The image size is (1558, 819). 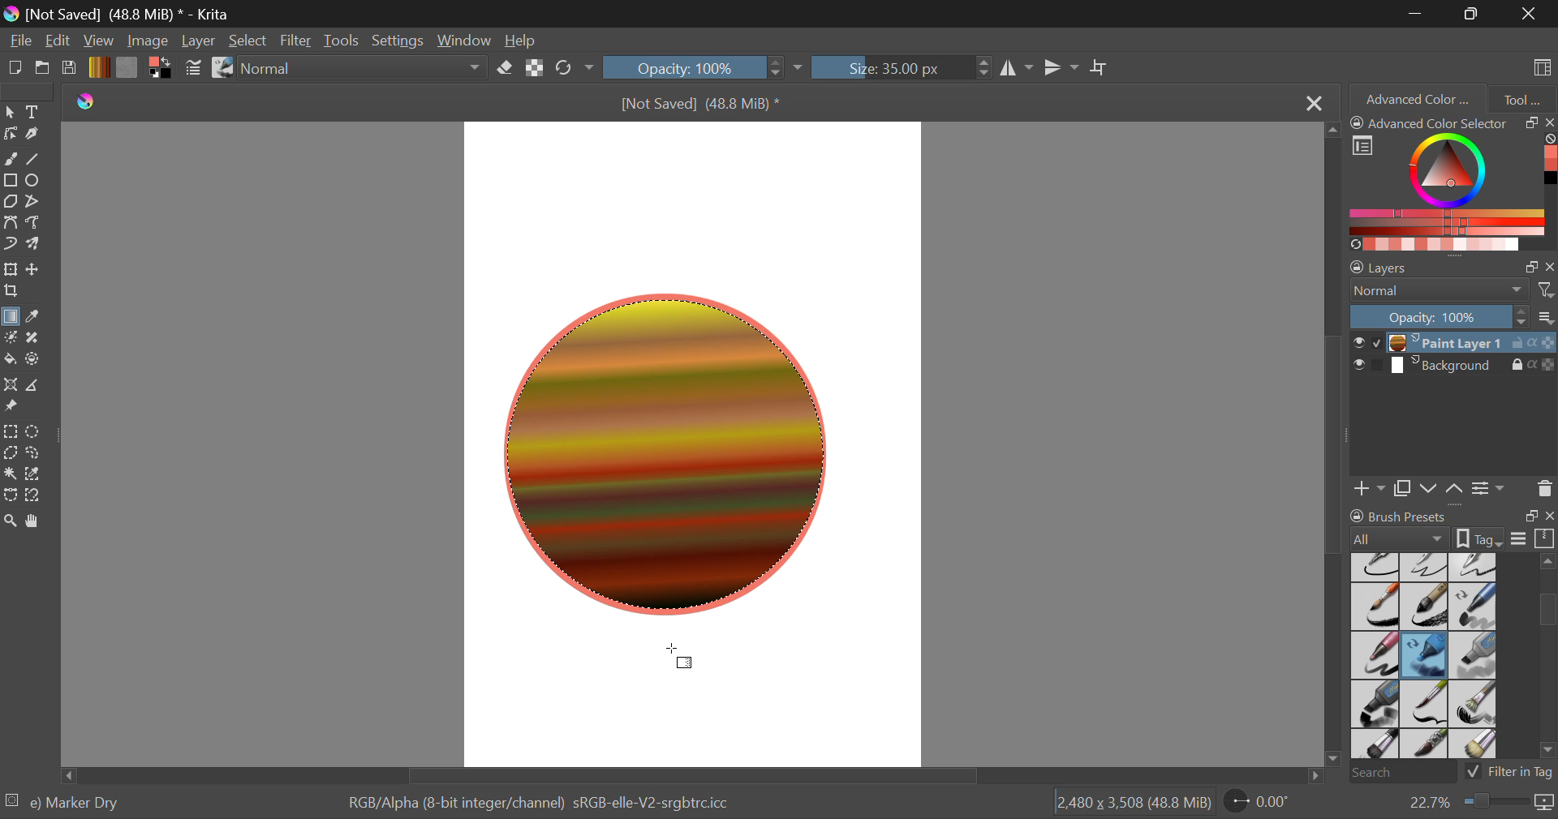 What do you see at coordinates (11, 339) in the screenshot?
I see `Colorize Mask Tool` at bounding box center [11, 339].